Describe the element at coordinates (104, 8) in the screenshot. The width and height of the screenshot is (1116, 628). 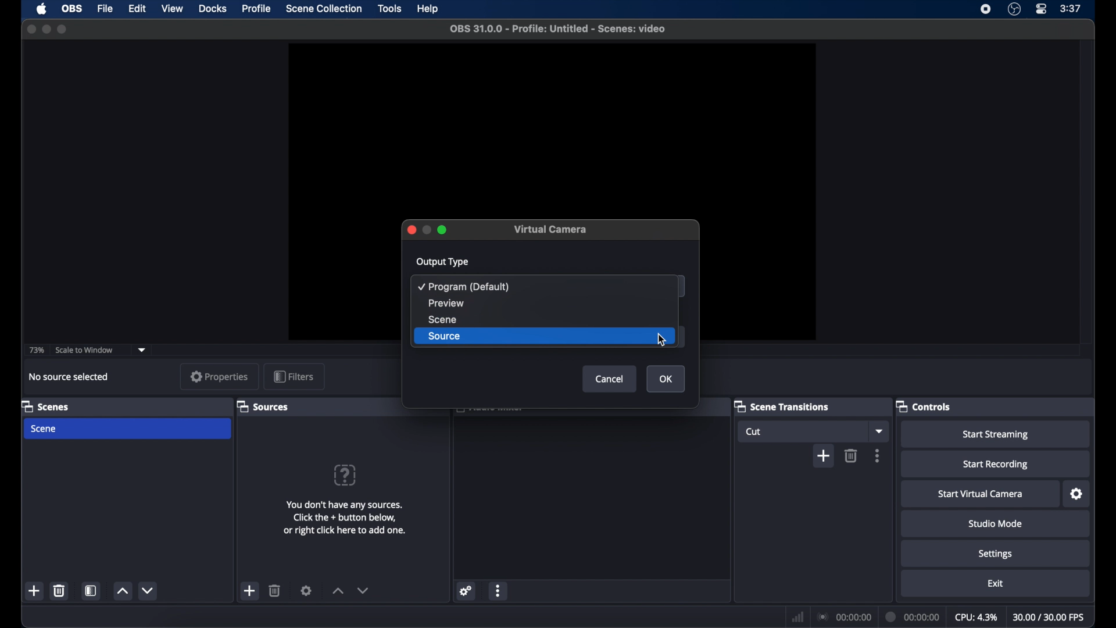
I see `file` at that location.